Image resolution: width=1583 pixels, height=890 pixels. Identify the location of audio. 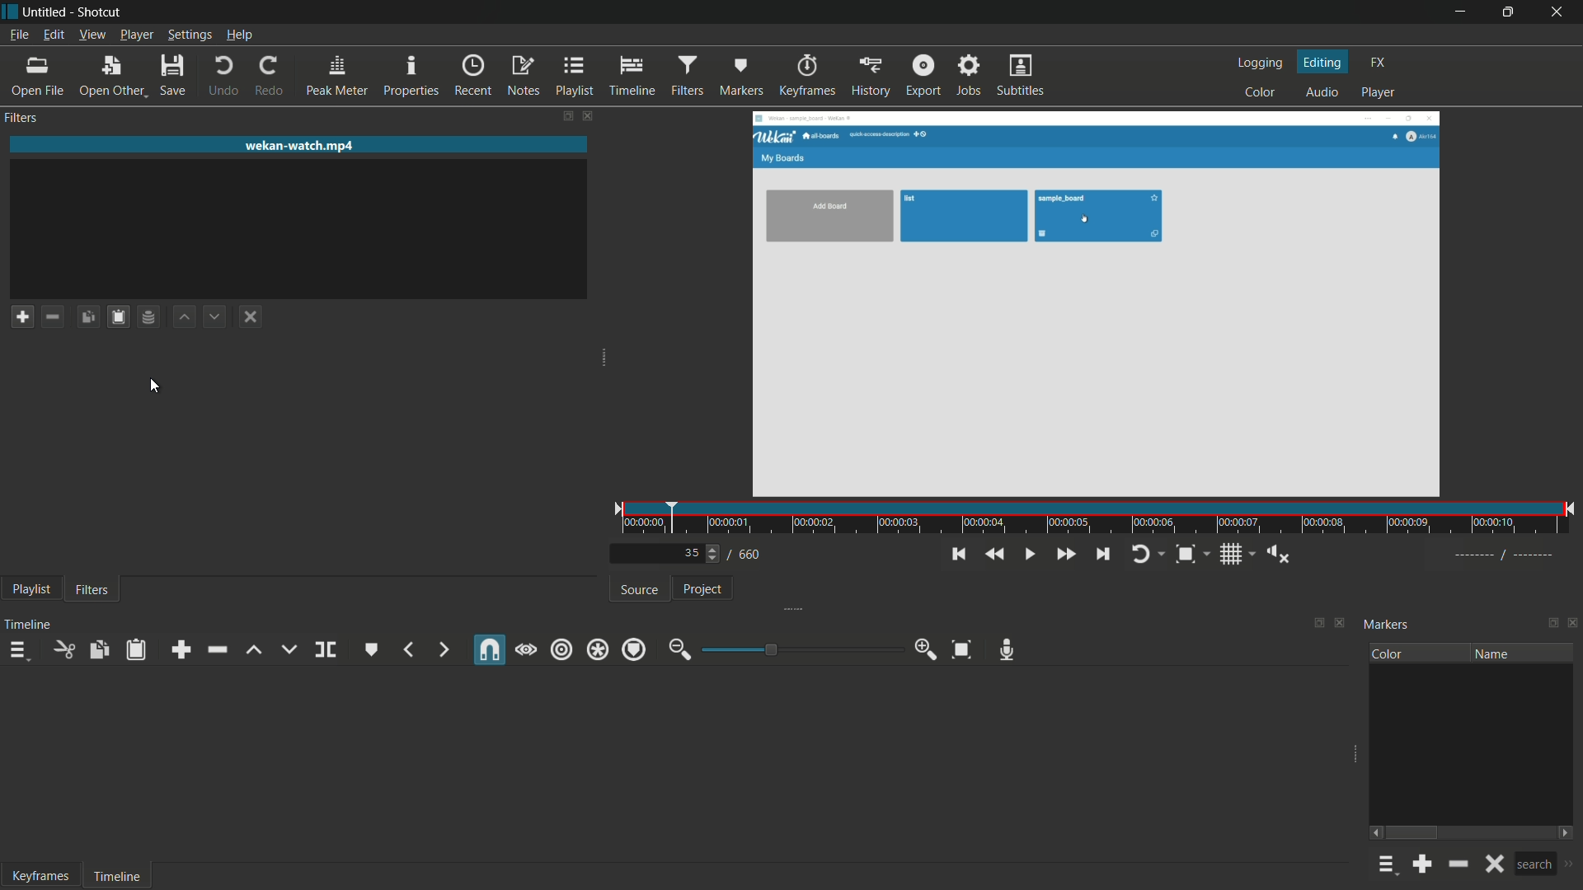
(1319, 93).